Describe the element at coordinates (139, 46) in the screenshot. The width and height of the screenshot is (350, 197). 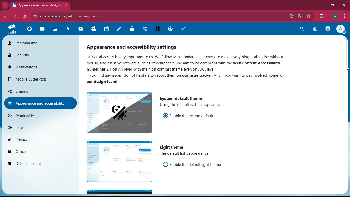
I see `appearance` at that location.